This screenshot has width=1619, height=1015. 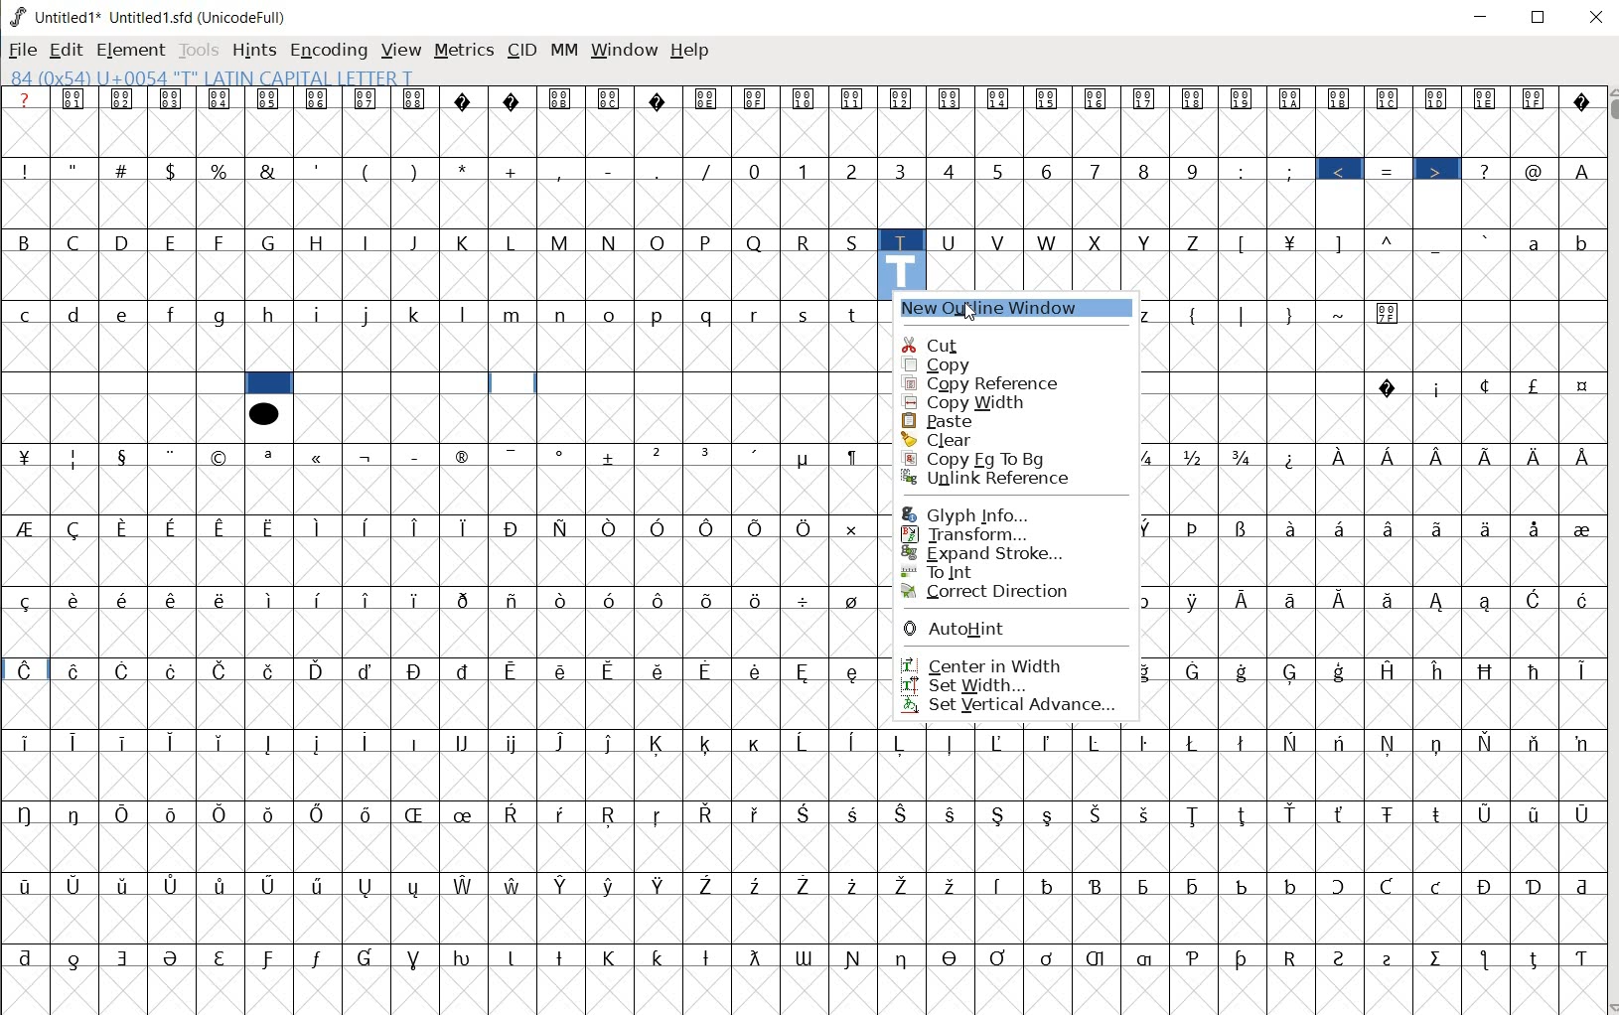 I want to click on 3, so click(x=904, y=172).